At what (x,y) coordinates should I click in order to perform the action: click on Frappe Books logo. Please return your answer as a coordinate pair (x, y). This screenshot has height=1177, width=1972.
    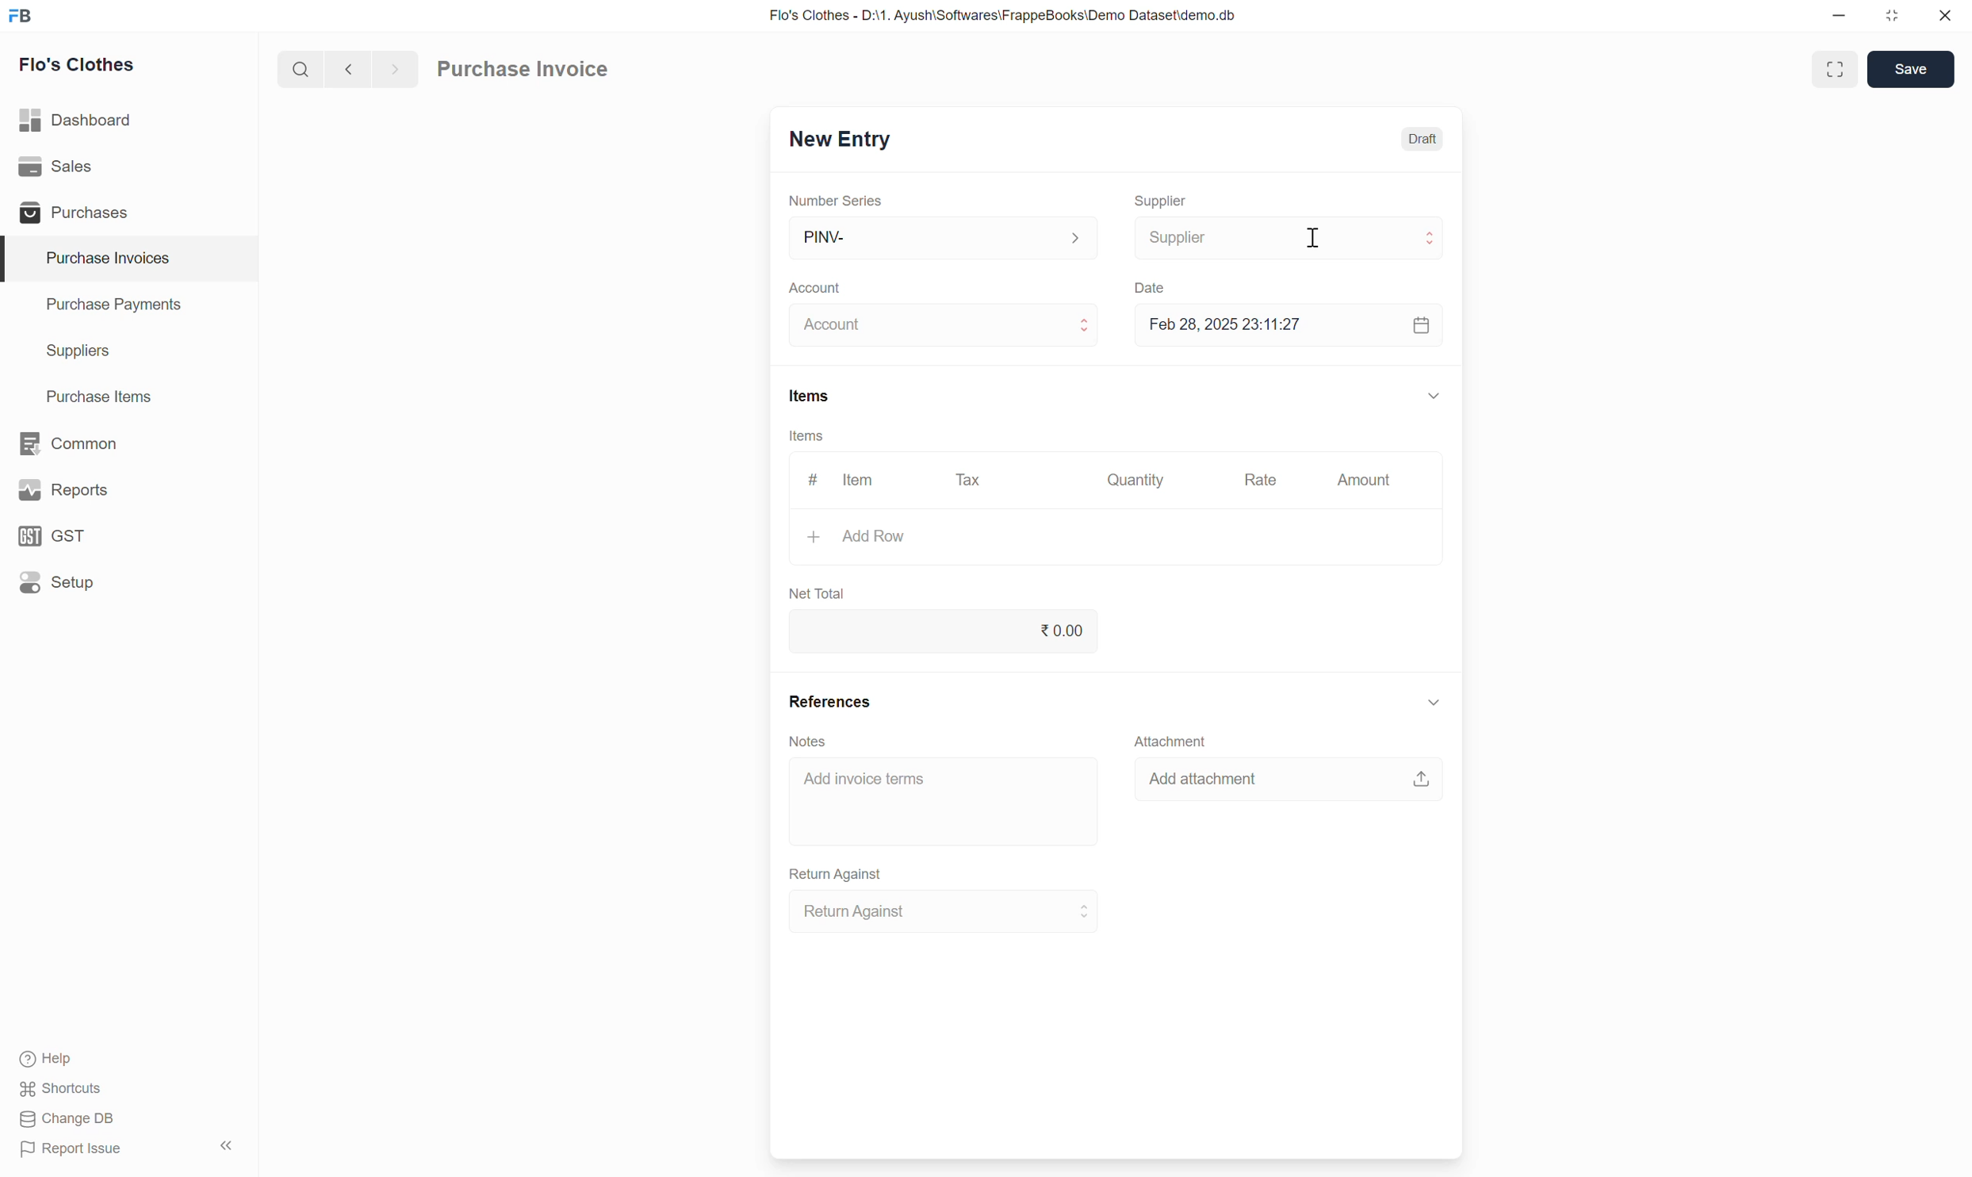
    Looking at the image, I should click on (19, 16).